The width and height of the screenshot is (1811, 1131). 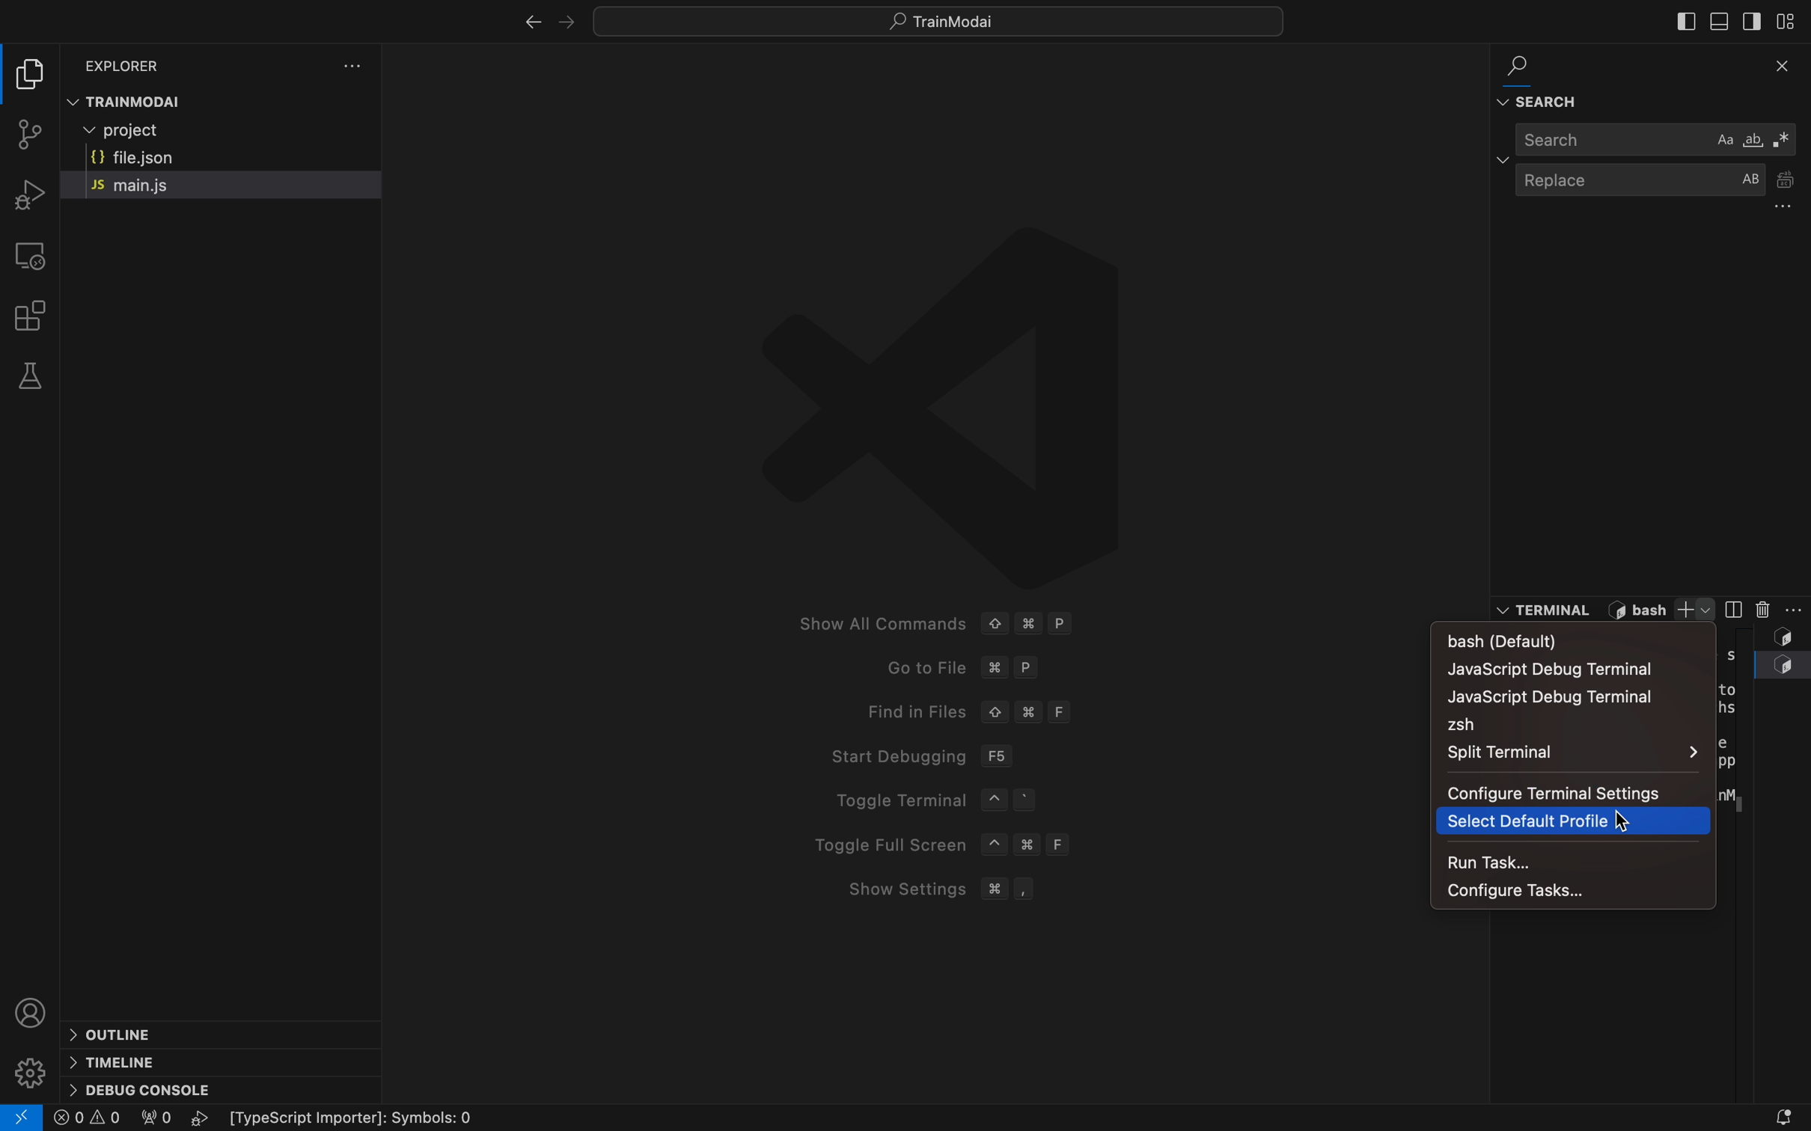 What do you see at coordinates (353, 66) in the screenshot?
I see `settingd` at bounding box center [353, 66].